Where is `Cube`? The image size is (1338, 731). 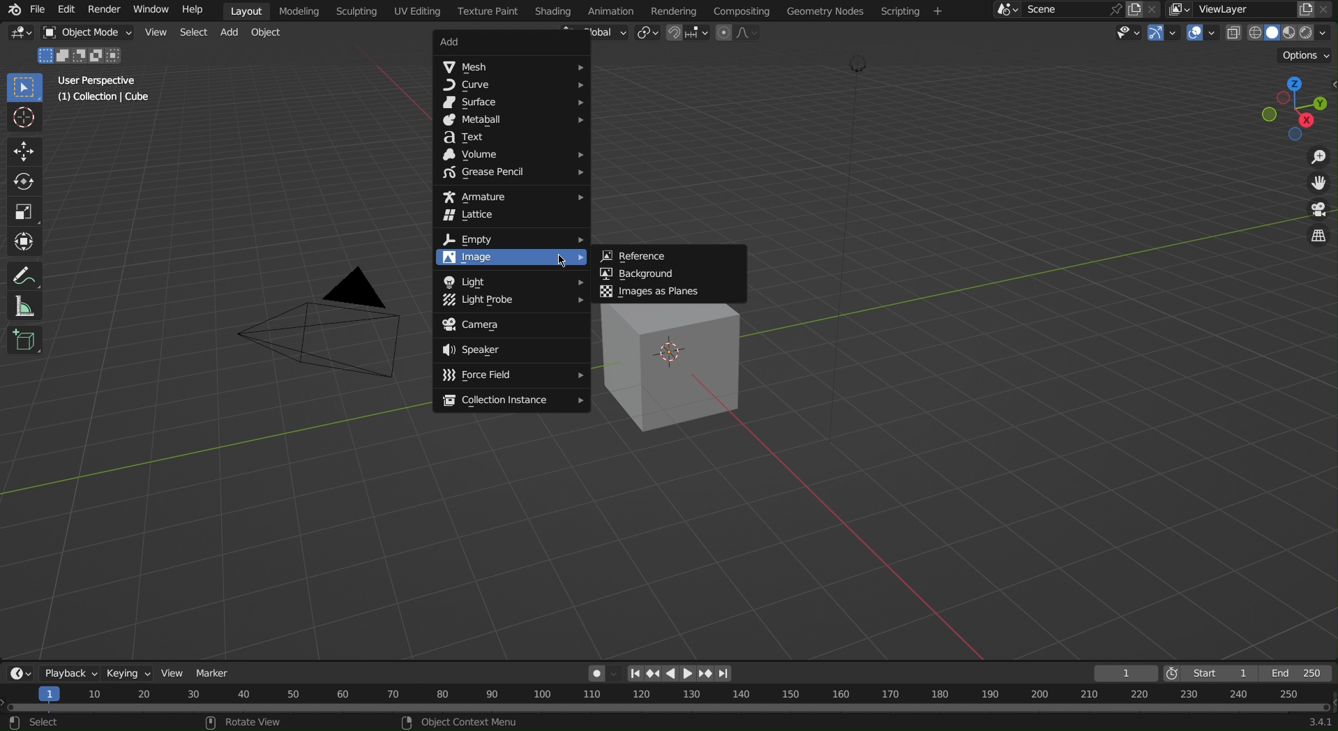 Cube is located at coordinates (26, 340).